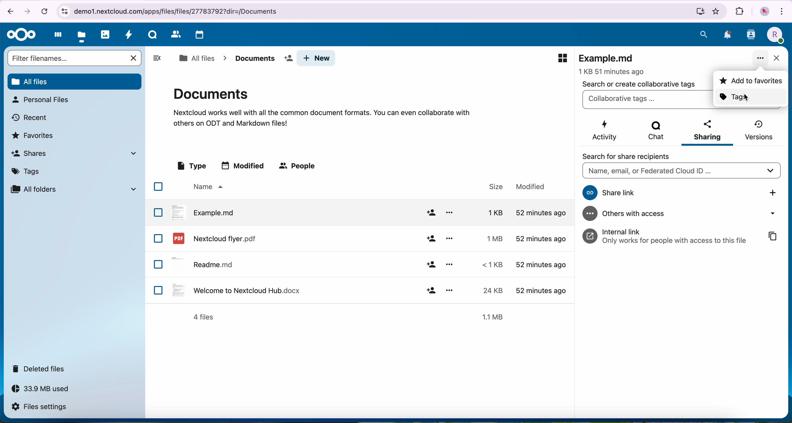  What do you see at coordinates (431, 290) in the screenshot?
I see `add` at bounding box center [431, 290].